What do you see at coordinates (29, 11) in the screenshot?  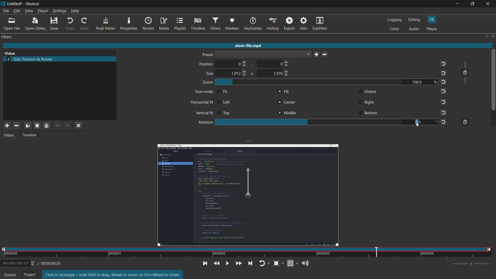 I see `view menu` at bounding box center [29, 11].